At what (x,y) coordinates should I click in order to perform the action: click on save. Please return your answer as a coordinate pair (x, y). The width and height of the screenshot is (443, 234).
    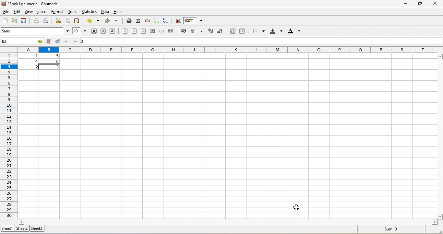
    Looking at the image, I should click on (25, 21).